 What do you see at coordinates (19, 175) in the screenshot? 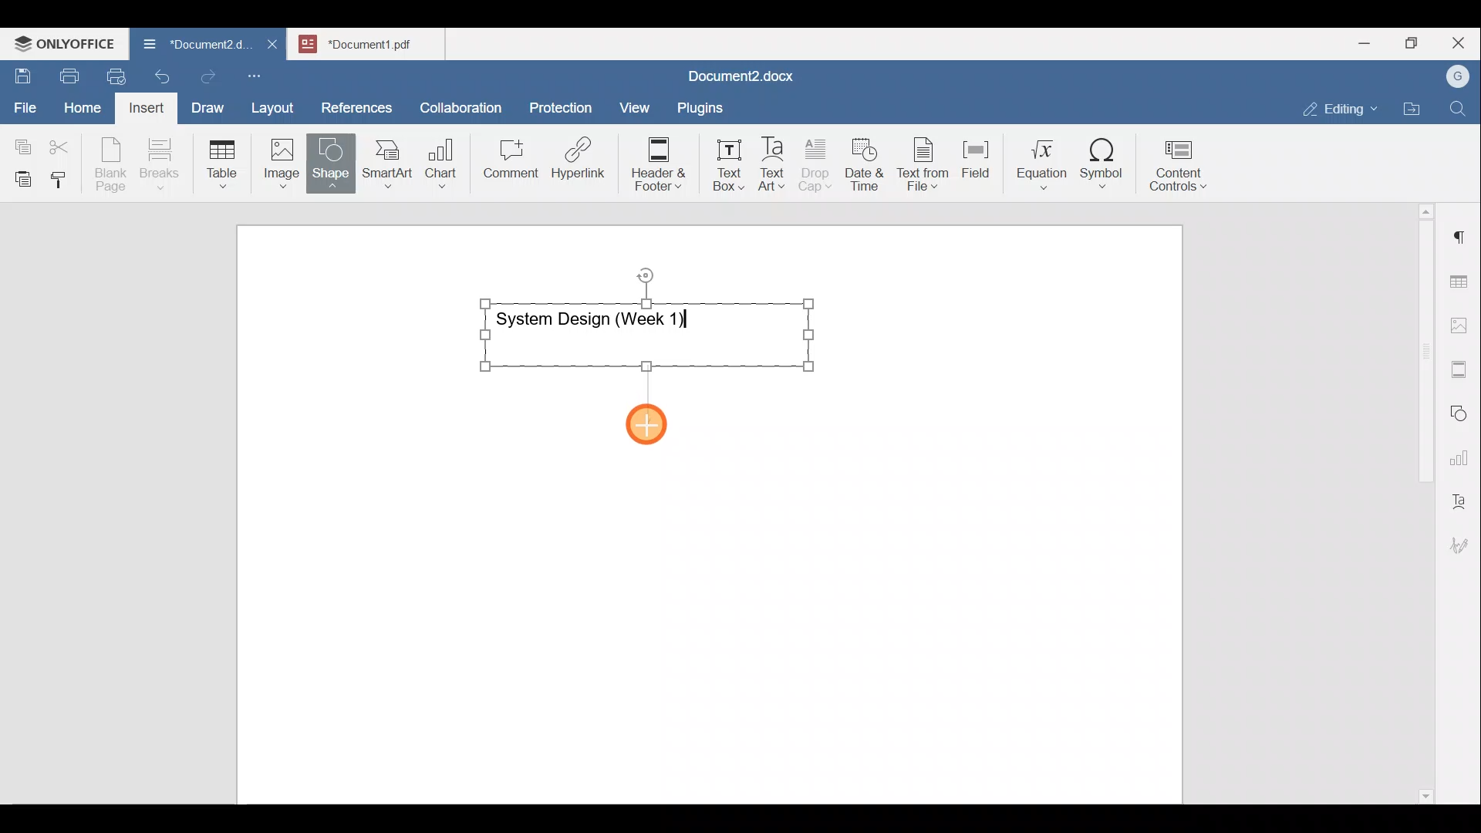
I see `Paste` at bounding box center [19, 175].